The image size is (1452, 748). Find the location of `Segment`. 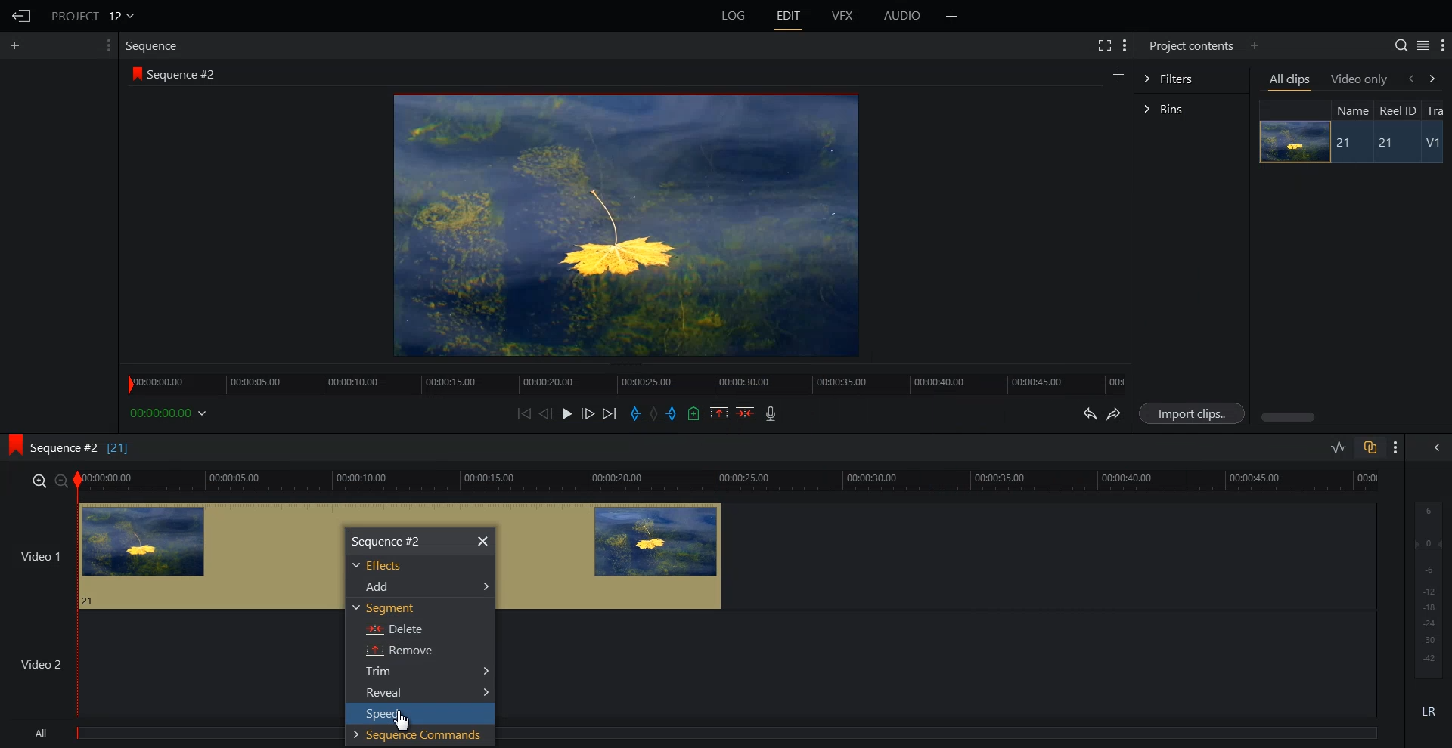

Segment is located at coordinates (385, 607).